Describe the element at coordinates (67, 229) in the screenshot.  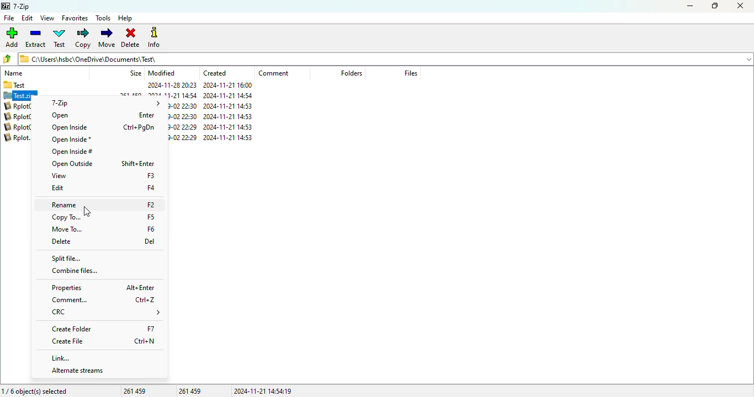
I see `move to` at that location.